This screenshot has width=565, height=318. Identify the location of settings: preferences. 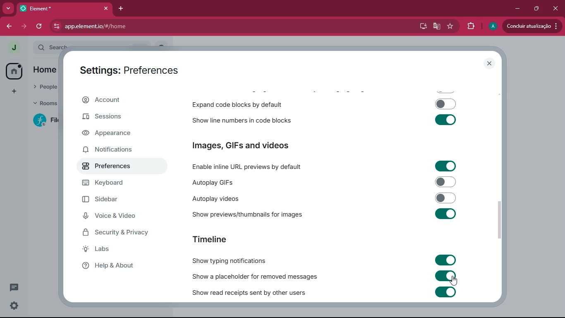
(128, 69).